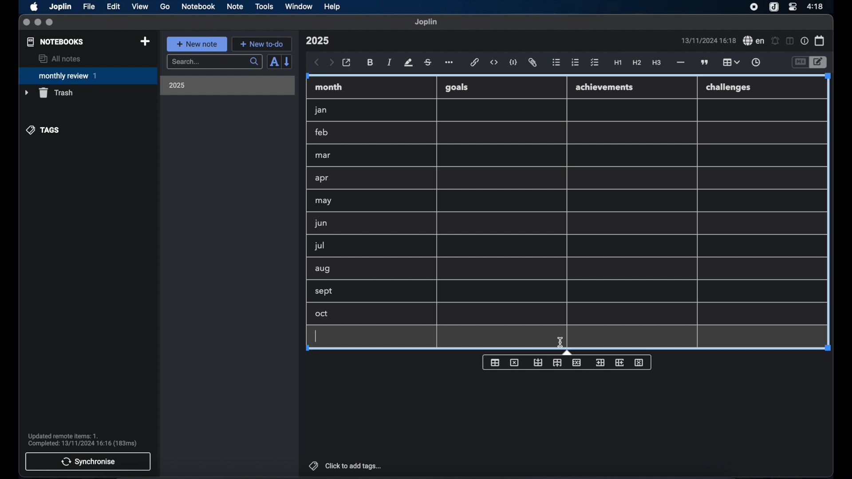 Image resolution: width=852 pixels, height=479 pixels. I want to click on table highlighted, so click(730, 62).